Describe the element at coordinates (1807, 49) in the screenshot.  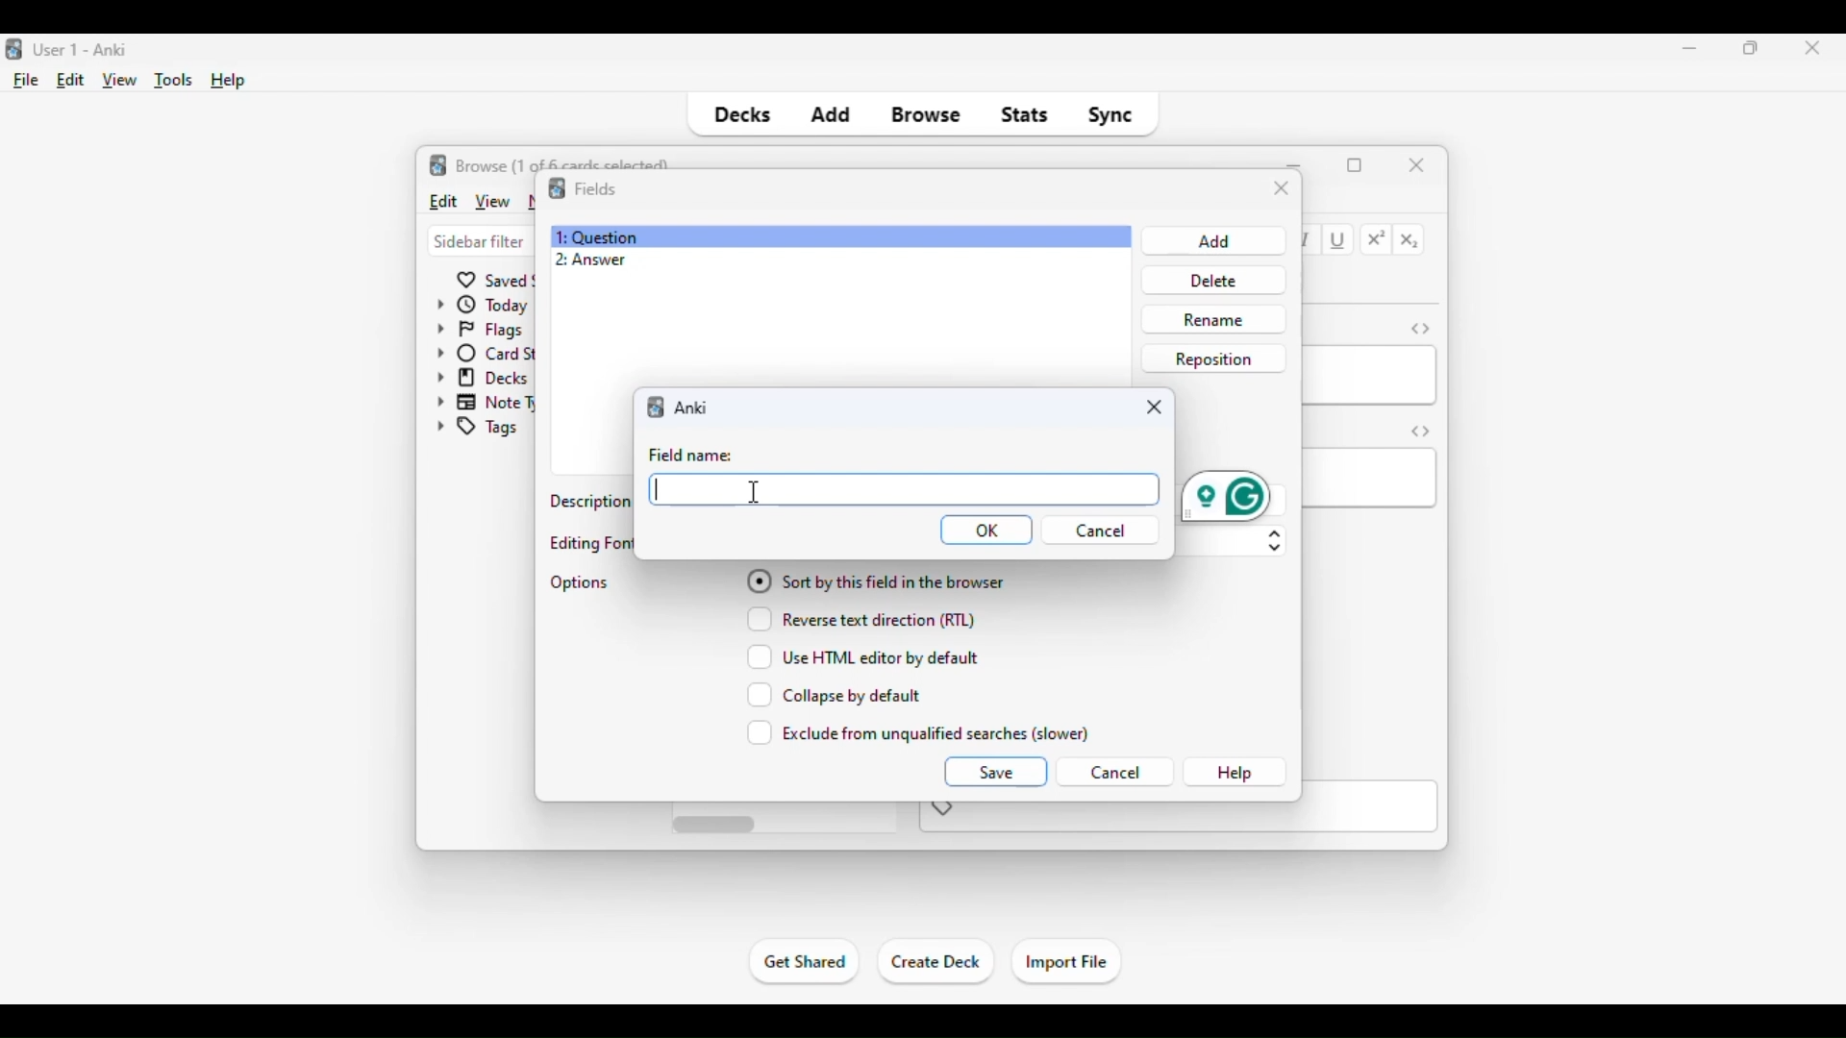
I see `close` at that location.